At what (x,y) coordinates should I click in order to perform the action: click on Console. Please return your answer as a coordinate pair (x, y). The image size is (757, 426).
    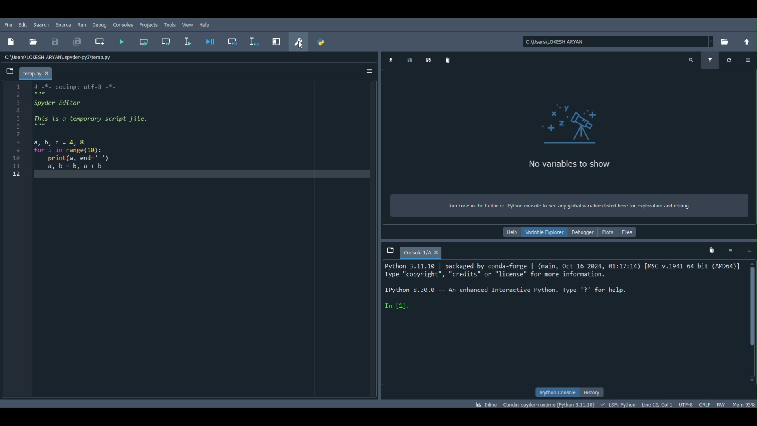
    Looking at the image, I should click on (422, 251).